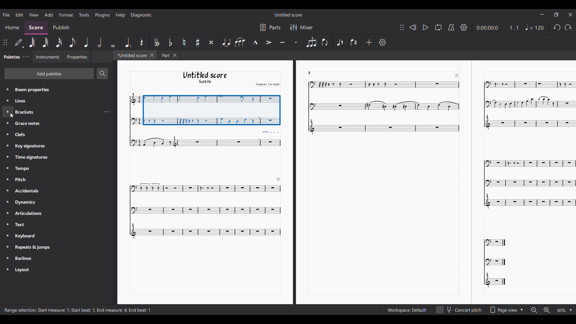  What do you see at coordinates (7, 181) in the screenshot?
I see `` at bounding box center [7, 181].